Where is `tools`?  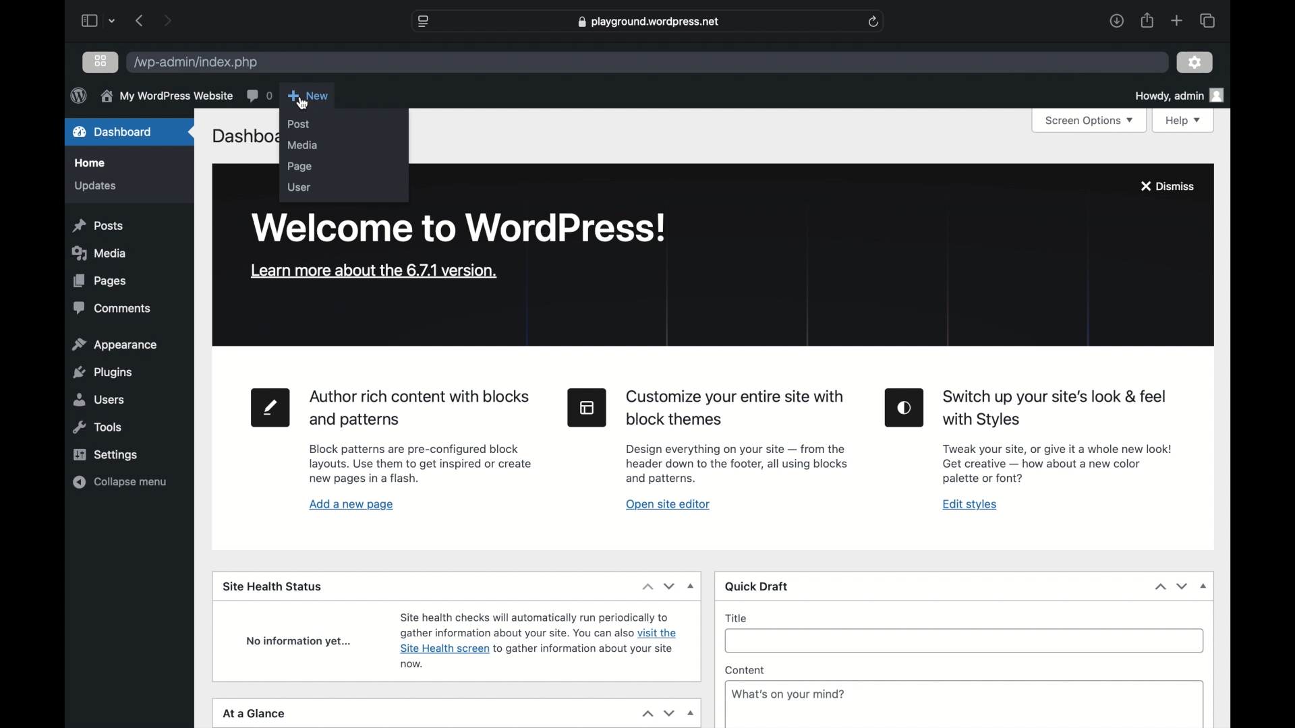
tools is located at coordinates (98, 427).